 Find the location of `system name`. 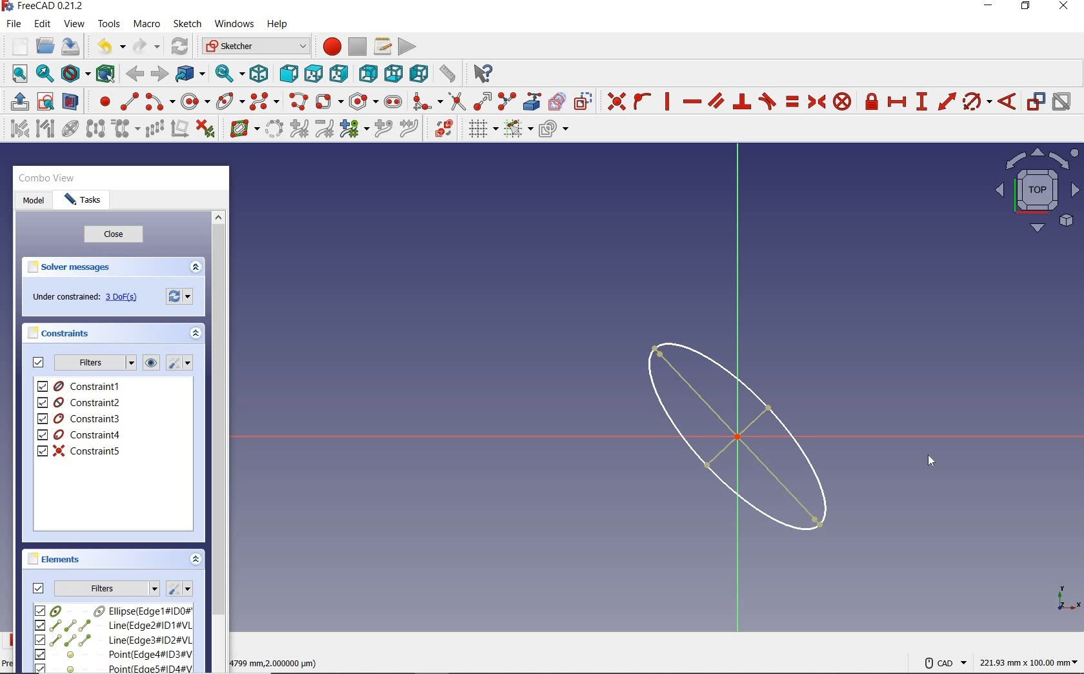

system name is located at coordinates (43, 6).